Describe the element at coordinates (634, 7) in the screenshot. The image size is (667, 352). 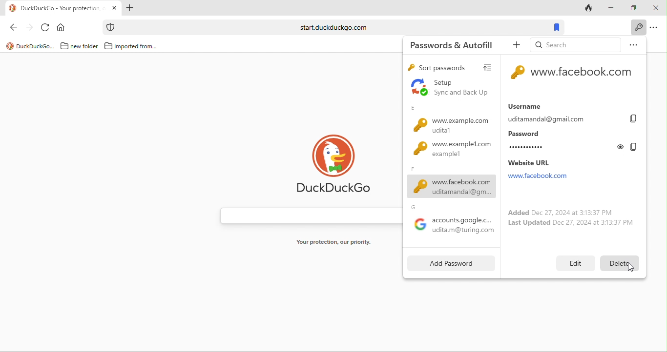
I see `maximize` at that location.